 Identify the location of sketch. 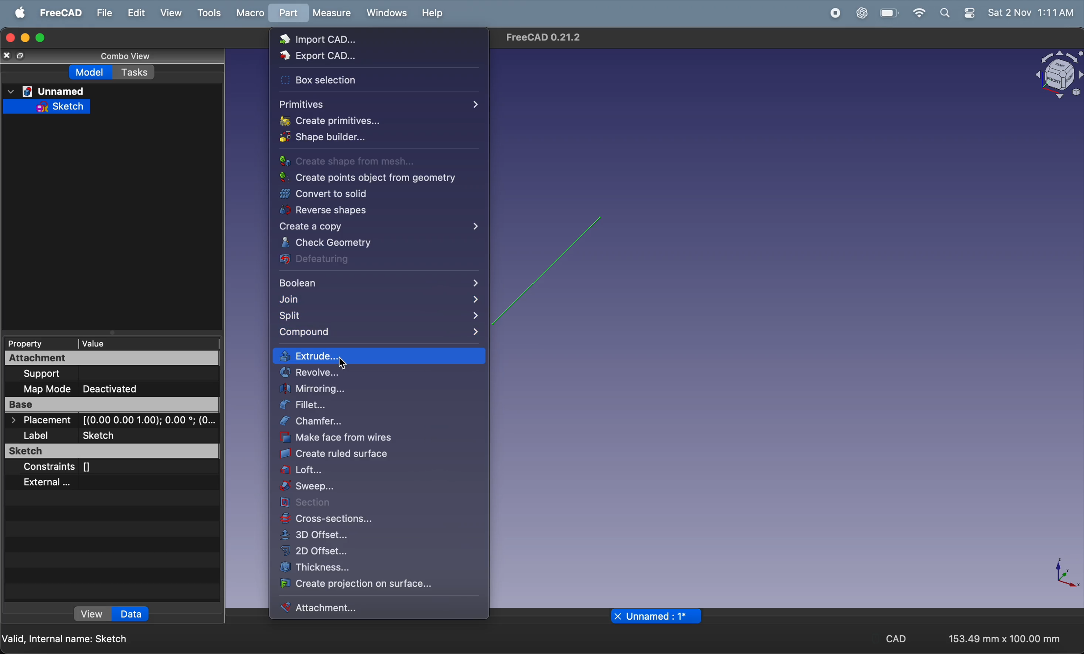
(109, 451).